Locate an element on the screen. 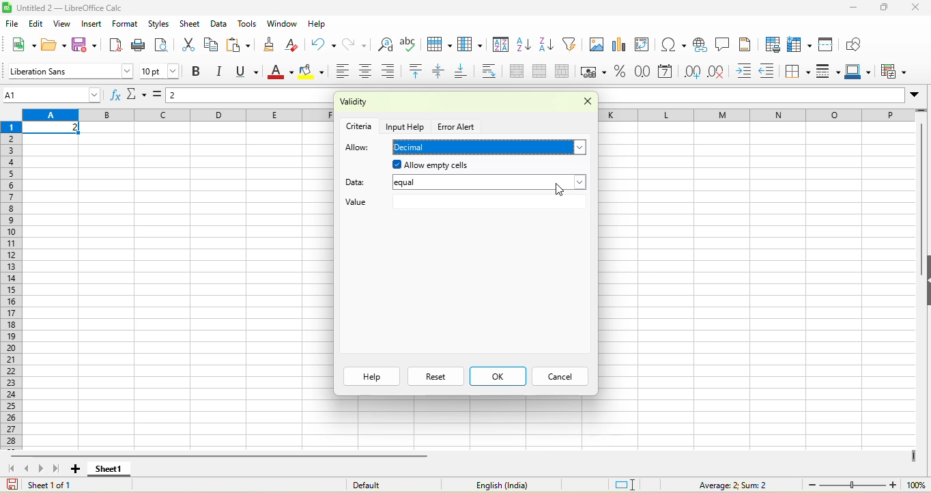 This screenshot has width=931, height=493. formula bar is located at coordinates (251, 97).